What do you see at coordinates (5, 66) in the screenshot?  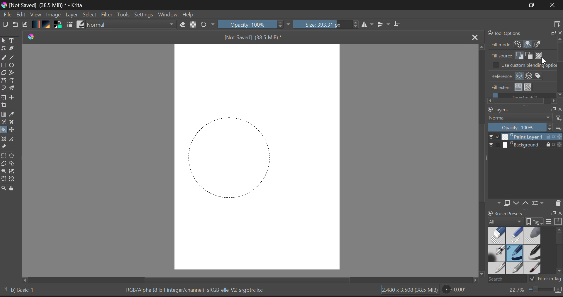 I see `Rectangle` at bounding box center [5, 66].